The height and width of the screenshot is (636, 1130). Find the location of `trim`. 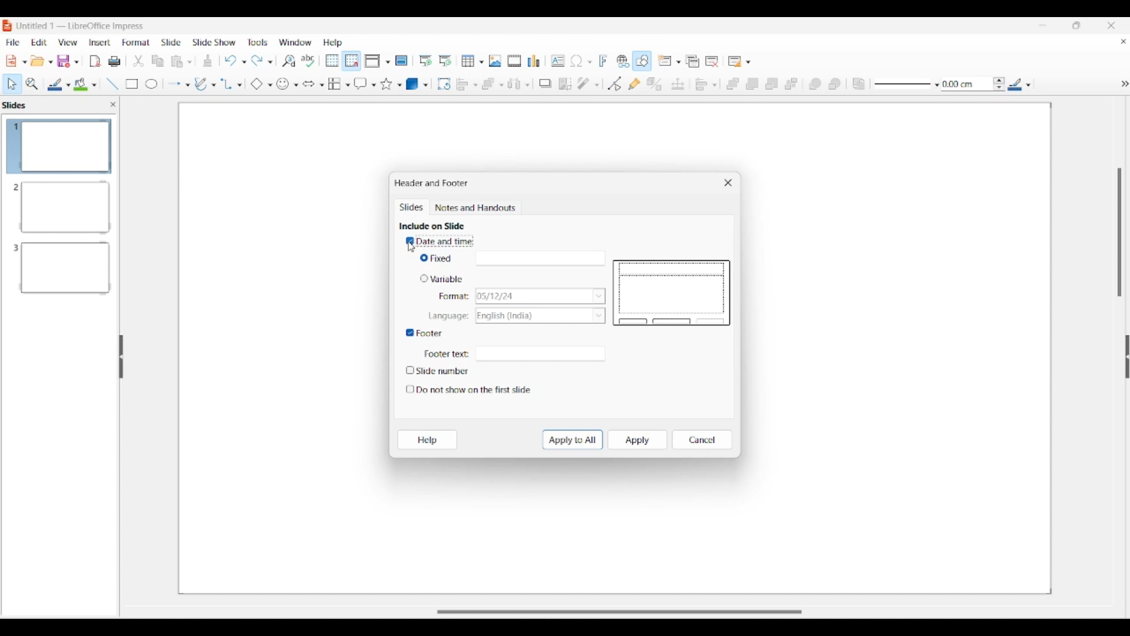

trim is located at coordinates (137, 60).